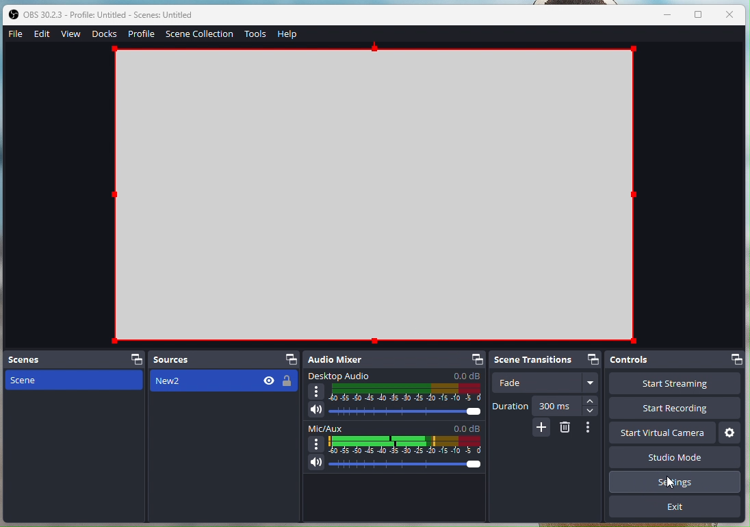 The height and width of the screenshot is (527, 750). I want to click on Microphone, so click(314, 463).